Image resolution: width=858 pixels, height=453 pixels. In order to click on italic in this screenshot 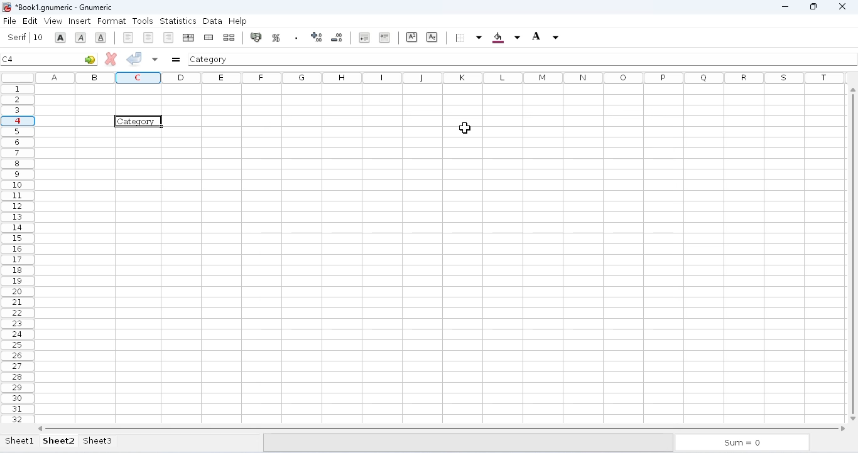, I will do `click(102, 38)`.